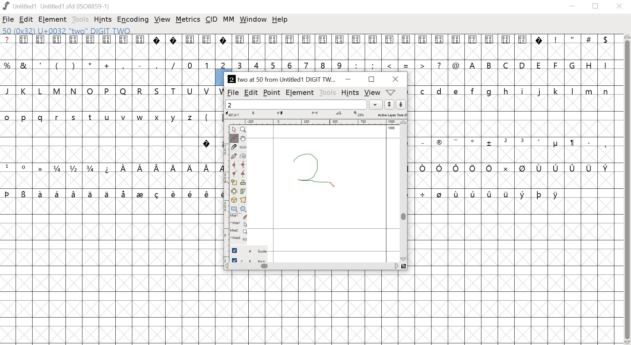 The height and width of the screenshot is (345, 631). What do you see at coordinates (315, 122) in the screenshot?
I see `ruler` at bounding box center [315, 122].